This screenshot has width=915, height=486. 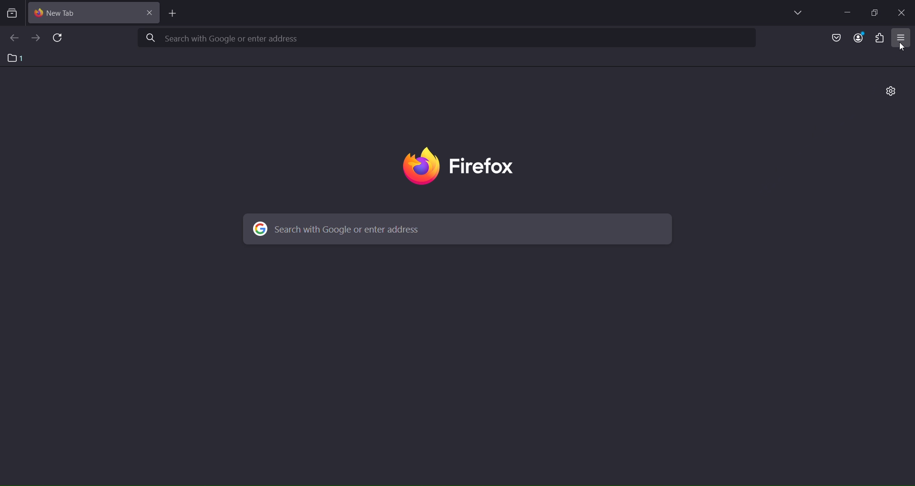 What do you see at coordinates (36, 39) in the screenshot?
I see `go forward one page` at bounding box center [36, 39].